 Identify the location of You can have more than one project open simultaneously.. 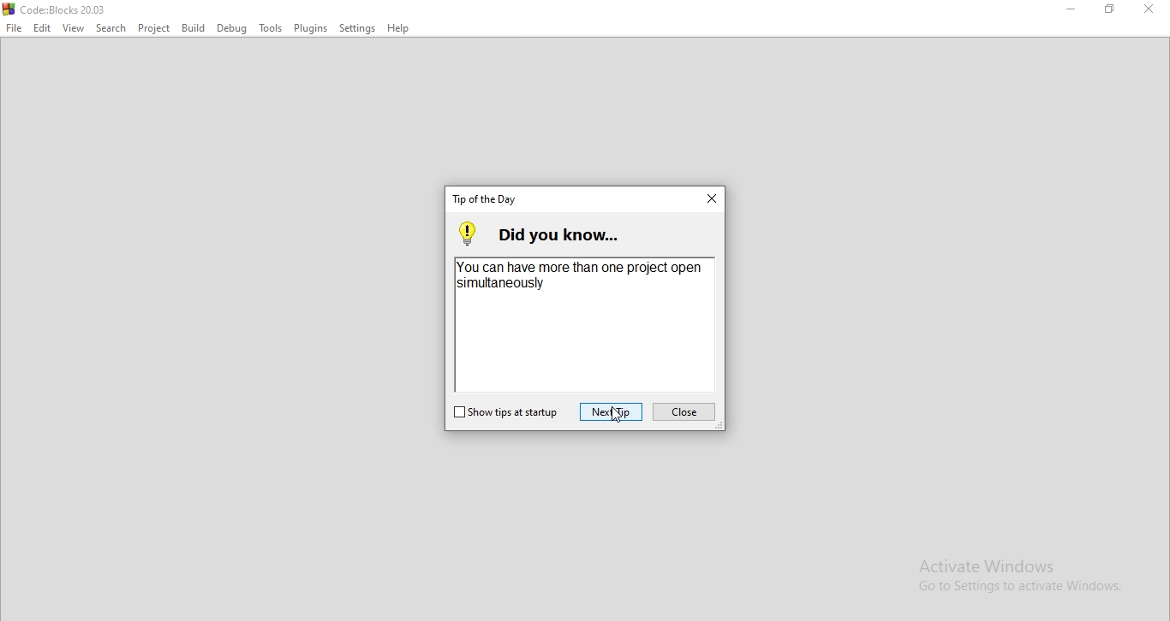
(583, 326).